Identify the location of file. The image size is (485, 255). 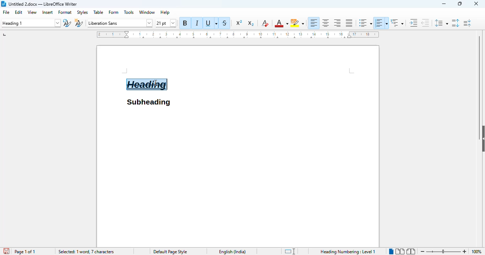
(7, 12).